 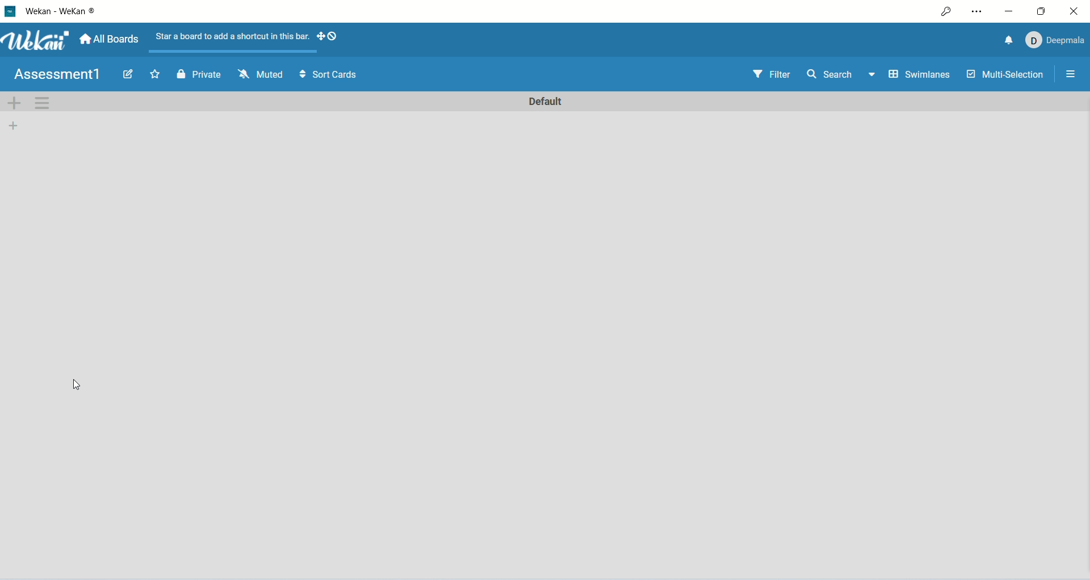 I want to click on WeKan-Wekan, so click(x=62, y=13).